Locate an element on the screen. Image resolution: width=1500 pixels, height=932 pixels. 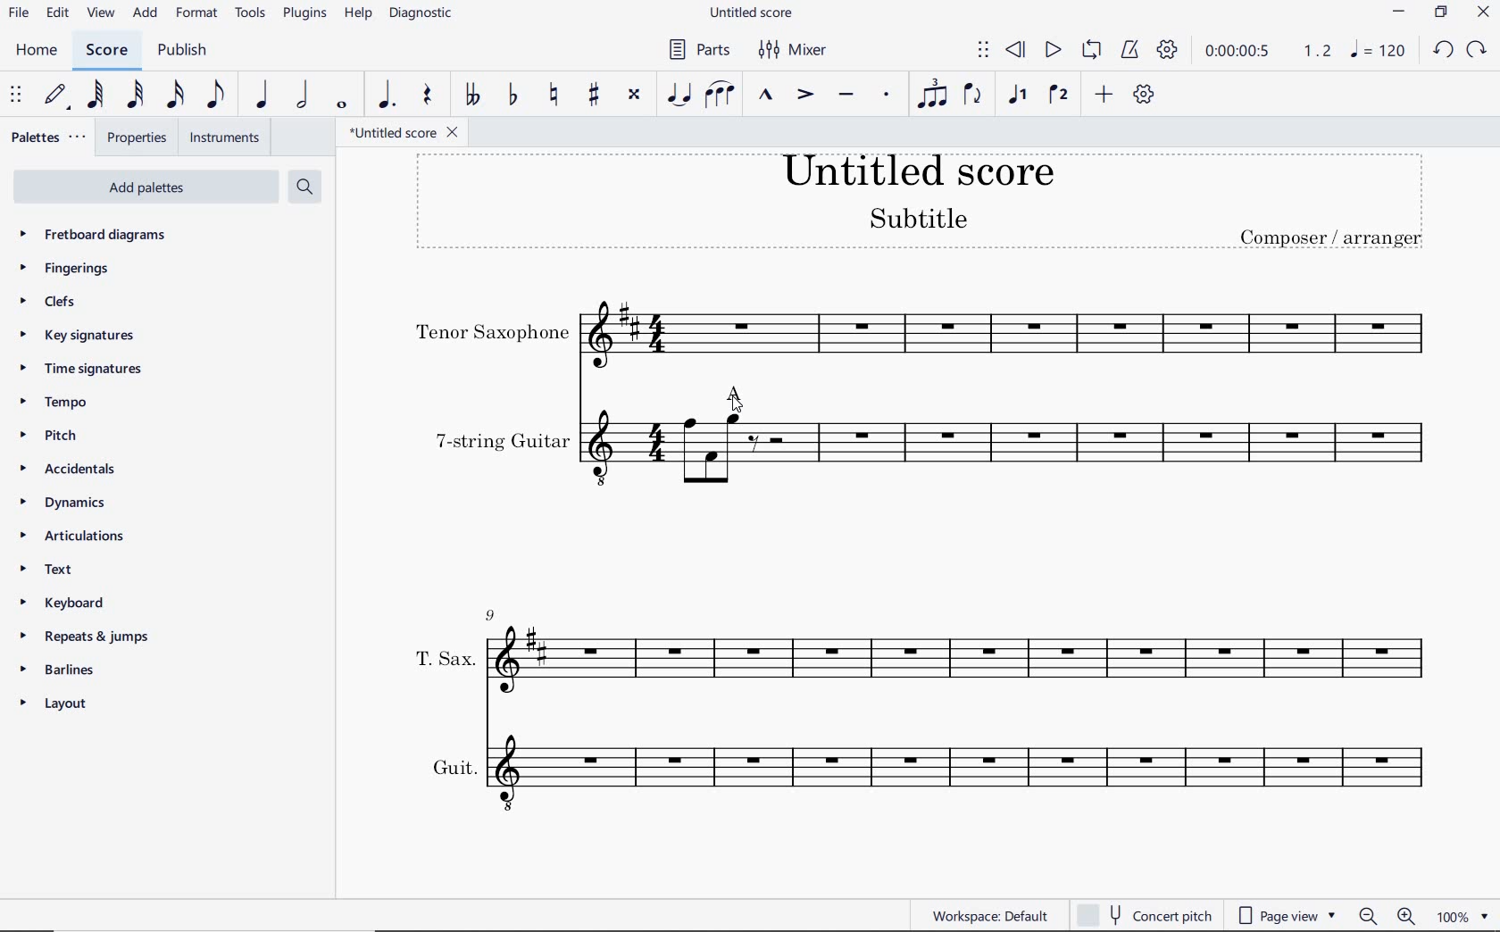
ADD is located at coordinates (1104, 95).